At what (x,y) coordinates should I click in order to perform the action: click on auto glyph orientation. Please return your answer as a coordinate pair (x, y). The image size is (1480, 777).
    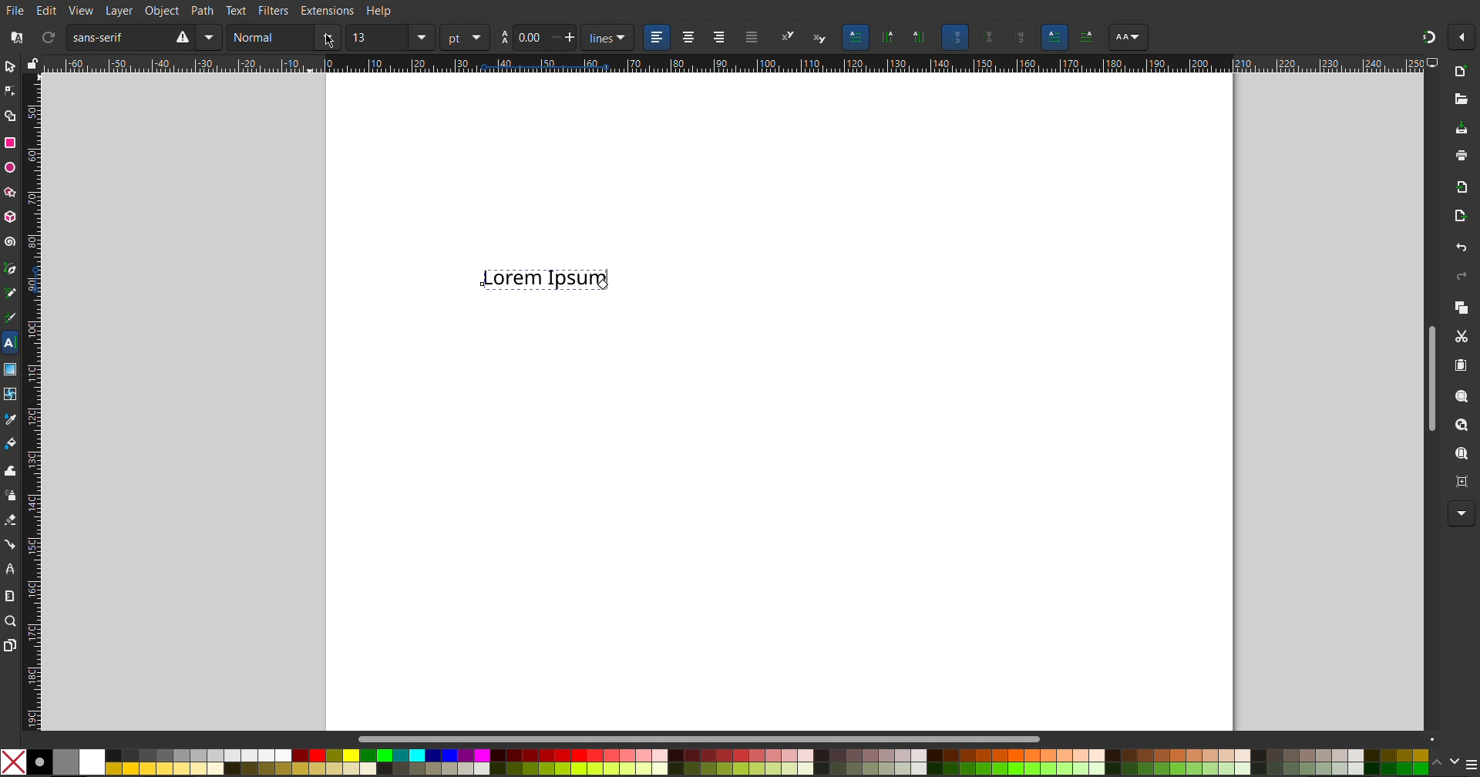
    Looking at the image, I should click on (954, 37).